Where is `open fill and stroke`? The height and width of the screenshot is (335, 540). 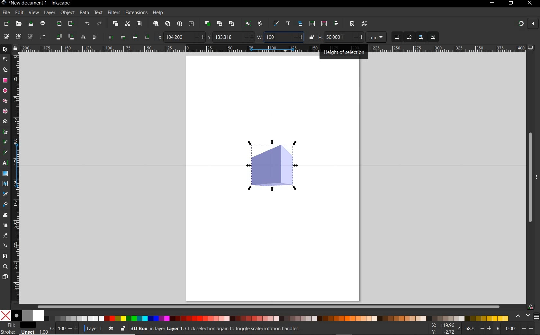 open fill and stroke is located at coordinates (275, 23).